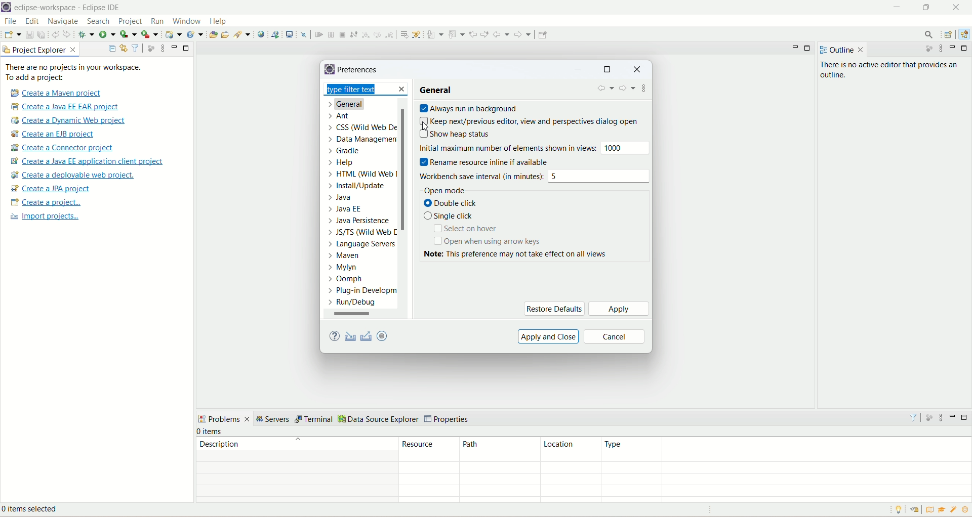 This screenshot has height=517, width=972. What do you see at coordinates (131, 22) in the screenshot?
I see `project` at bounding box center [131, 22].